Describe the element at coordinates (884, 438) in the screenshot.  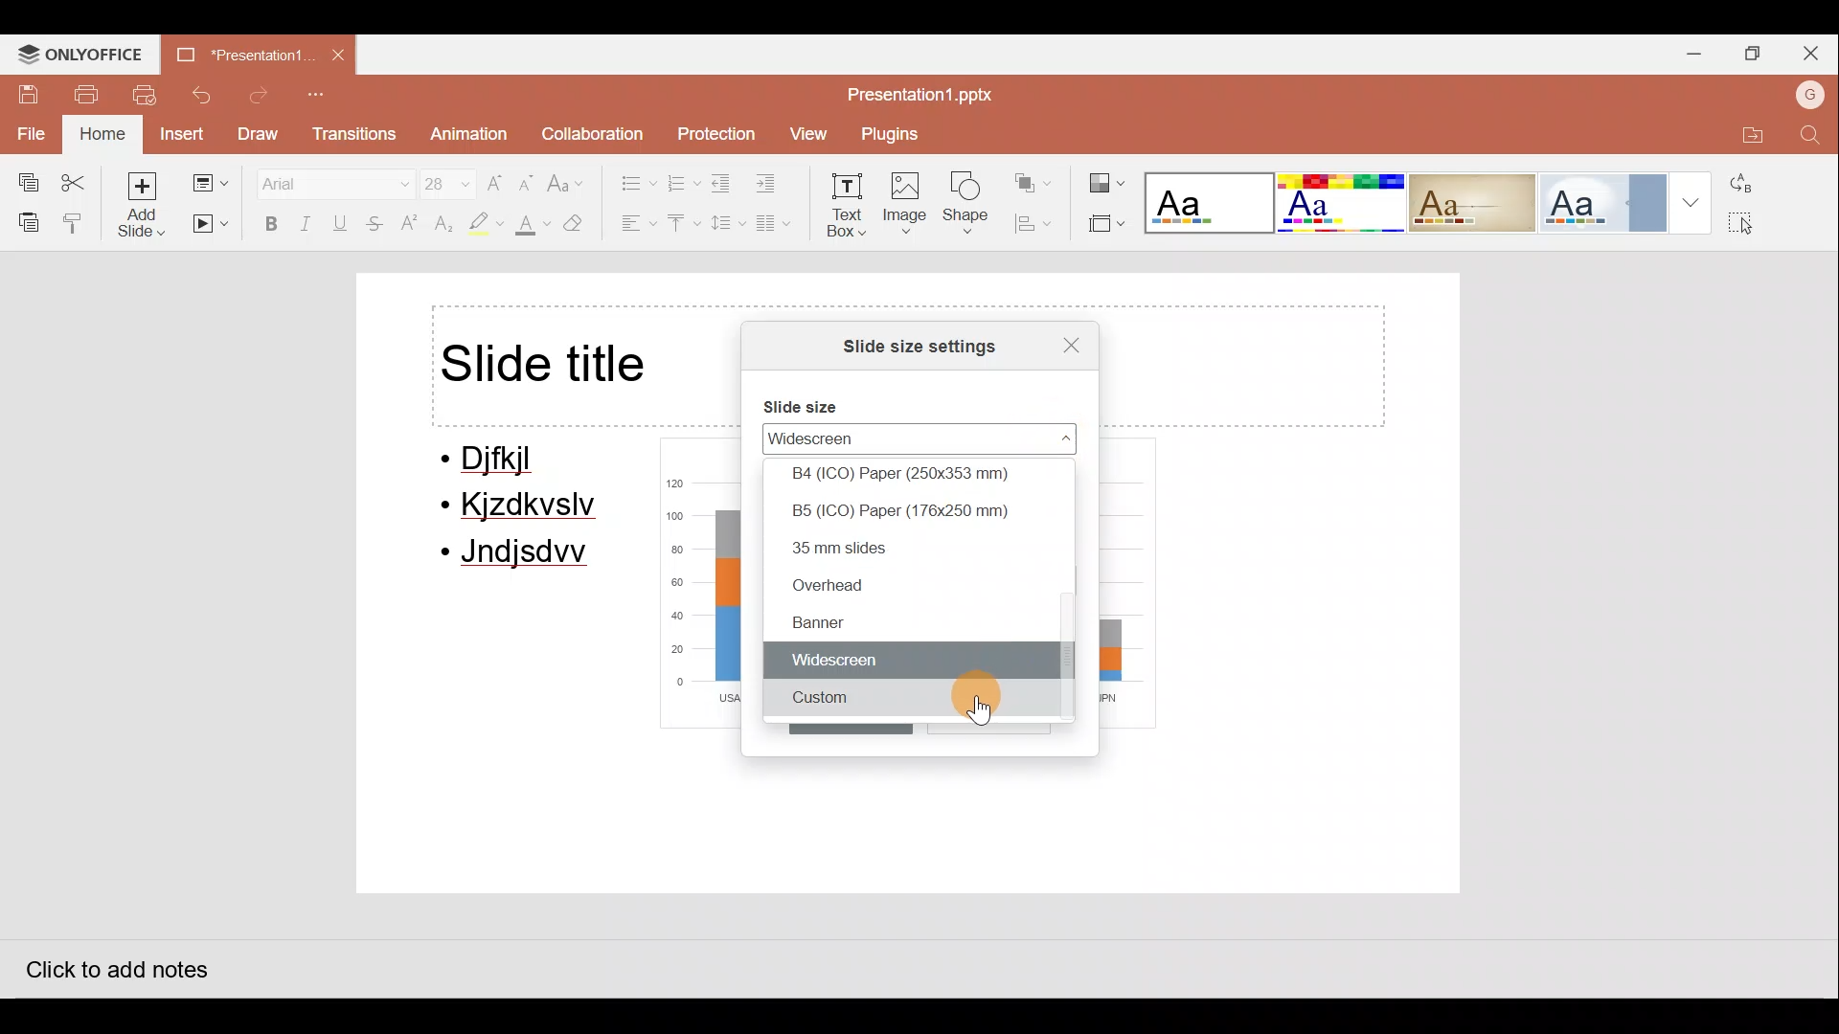
I see `Widescreen` at that location.